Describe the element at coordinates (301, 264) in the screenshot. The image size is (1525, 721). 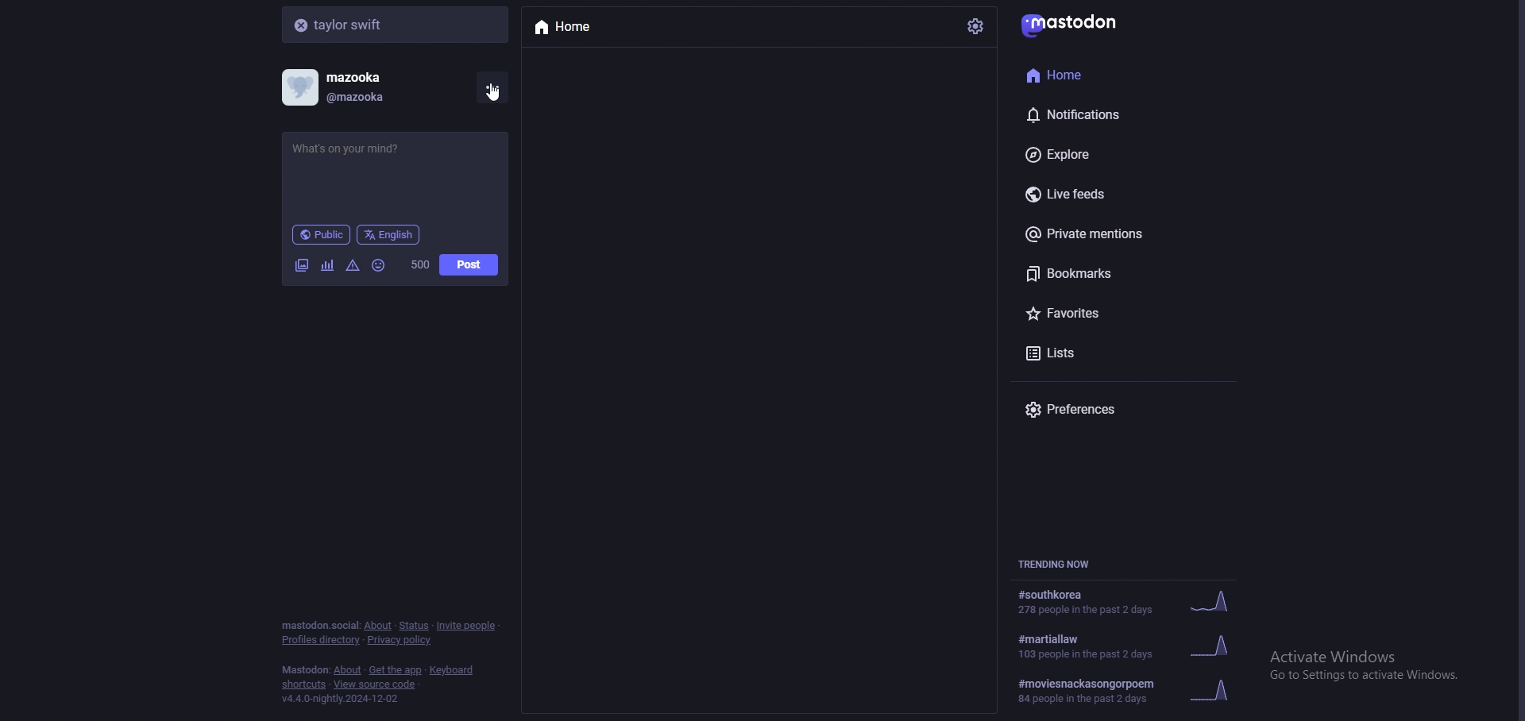
I see `images` at that location.